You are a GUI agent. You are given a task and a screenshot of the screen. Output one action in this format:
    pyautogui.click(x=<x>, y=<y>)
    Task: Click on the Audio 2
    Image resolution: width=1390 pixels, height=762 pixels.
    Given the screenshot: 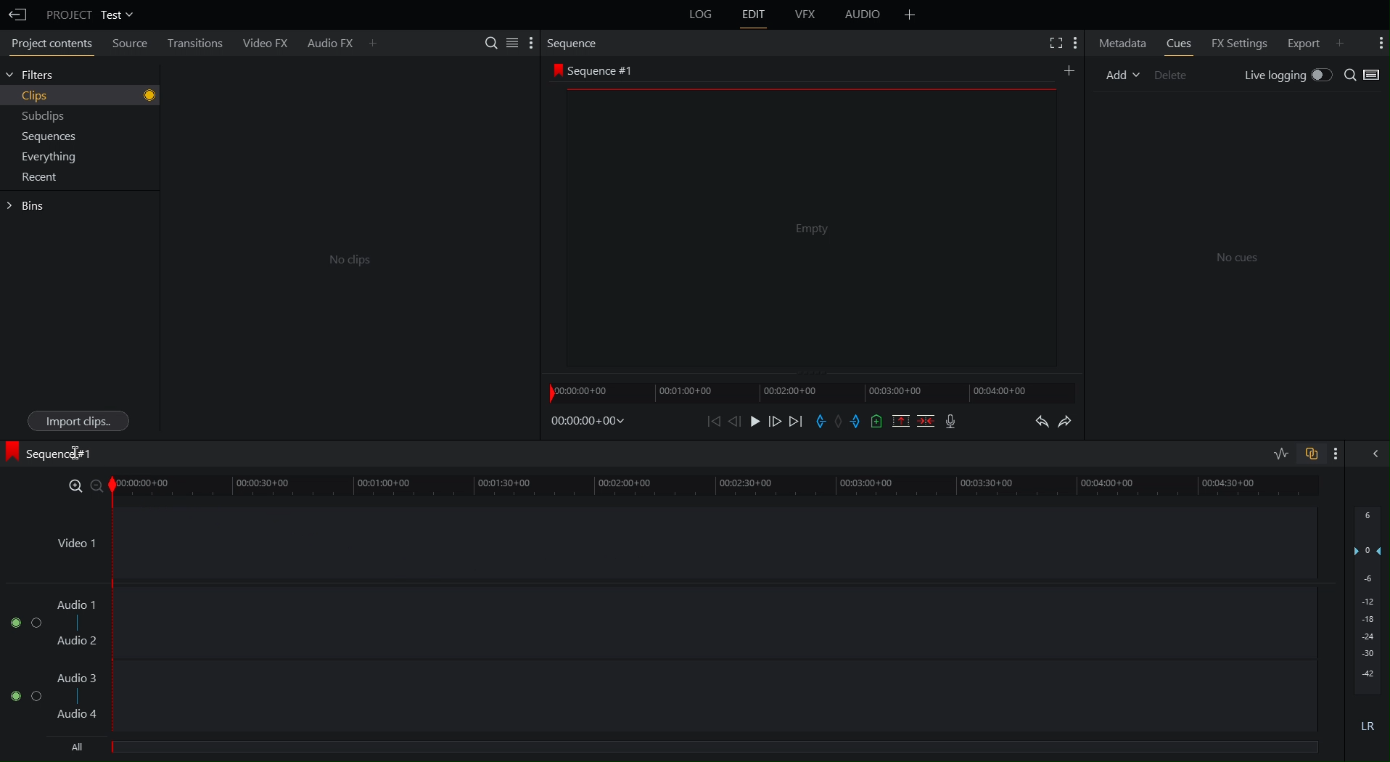 What is the action you would take?
    pyautogui.click(x=78, y=640)
    